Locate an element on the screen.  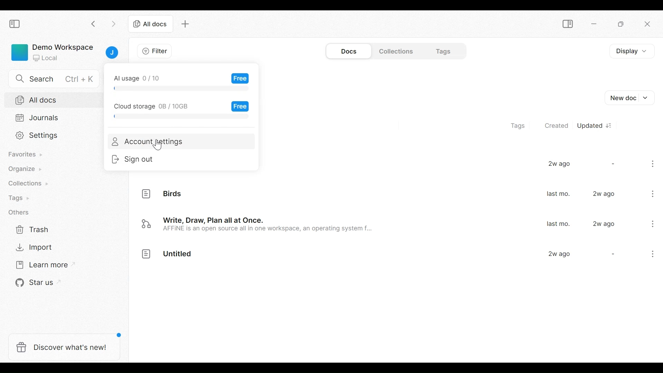
Star us is located at coordinates (30, 283).